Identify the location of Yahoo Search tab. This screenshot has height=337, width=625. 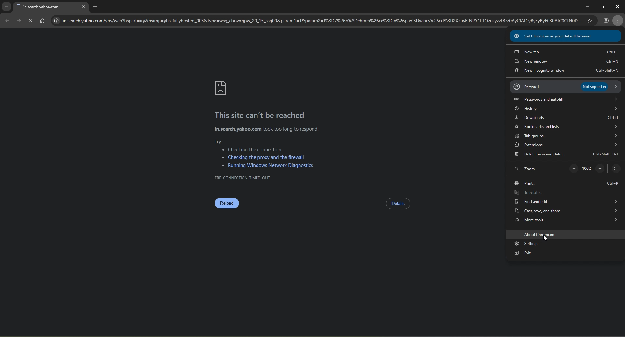
(45, 7).